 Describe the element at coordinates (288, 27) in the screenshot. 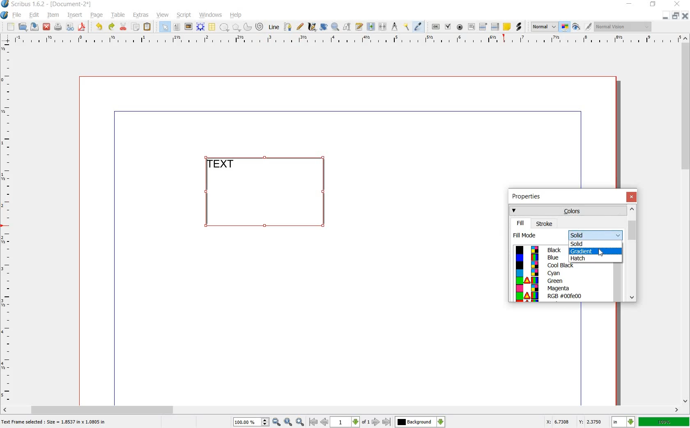

I see `bezier curve` at that location.